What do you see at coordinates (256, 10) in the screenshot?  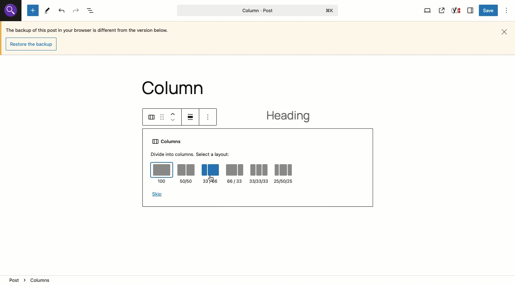 I see `Title` at bounding box center [256, 10].